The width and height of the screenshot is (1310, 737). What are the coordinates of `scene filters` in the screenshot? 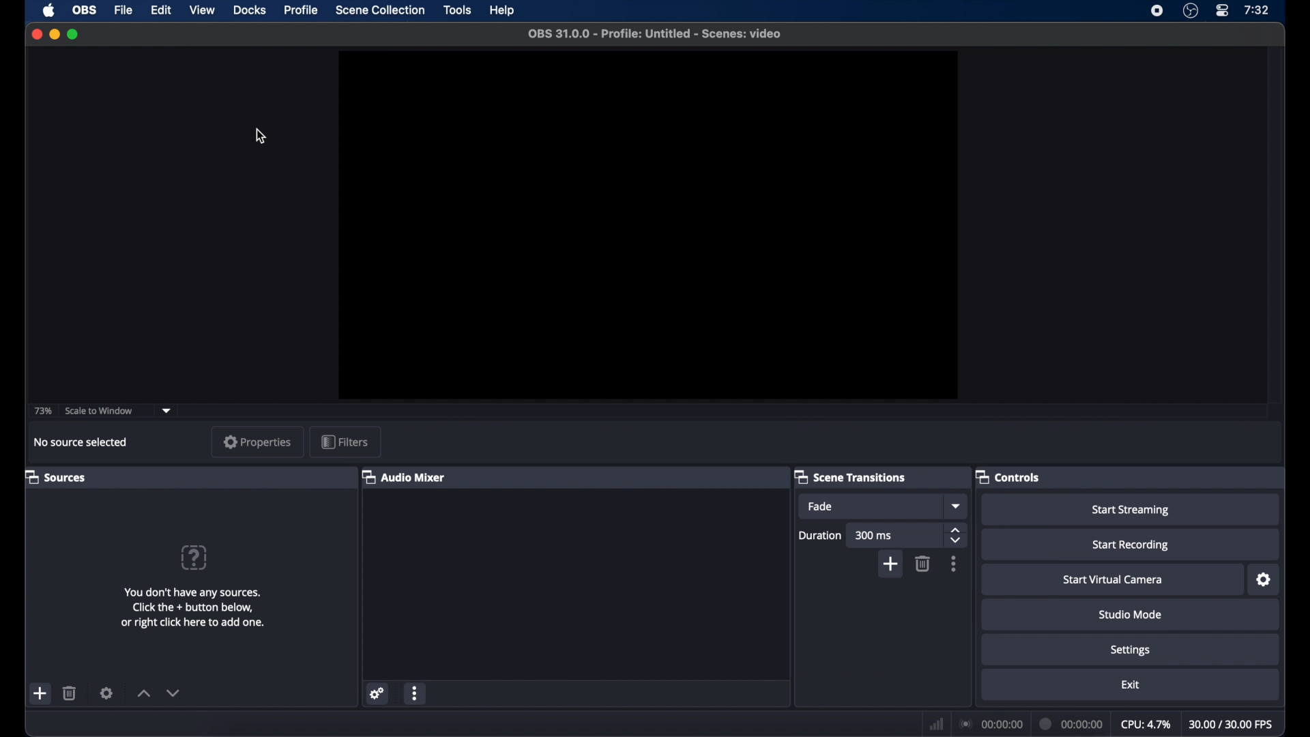 It's located at (106, 693).